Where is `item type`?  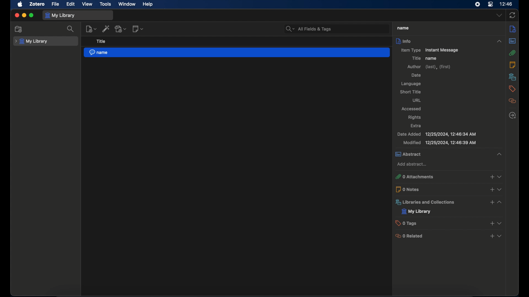
item type is located at coordinates (429, 50).